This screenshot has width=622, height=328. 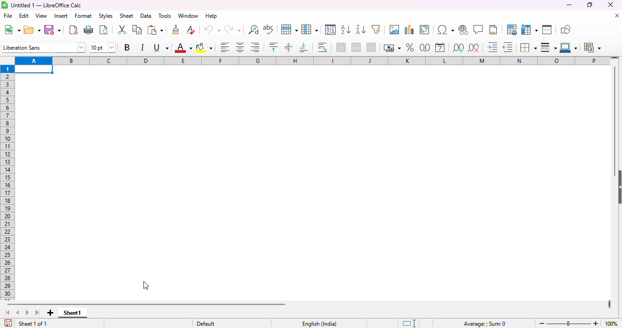 I want to click on add decimal, so click(x=459, y=47).